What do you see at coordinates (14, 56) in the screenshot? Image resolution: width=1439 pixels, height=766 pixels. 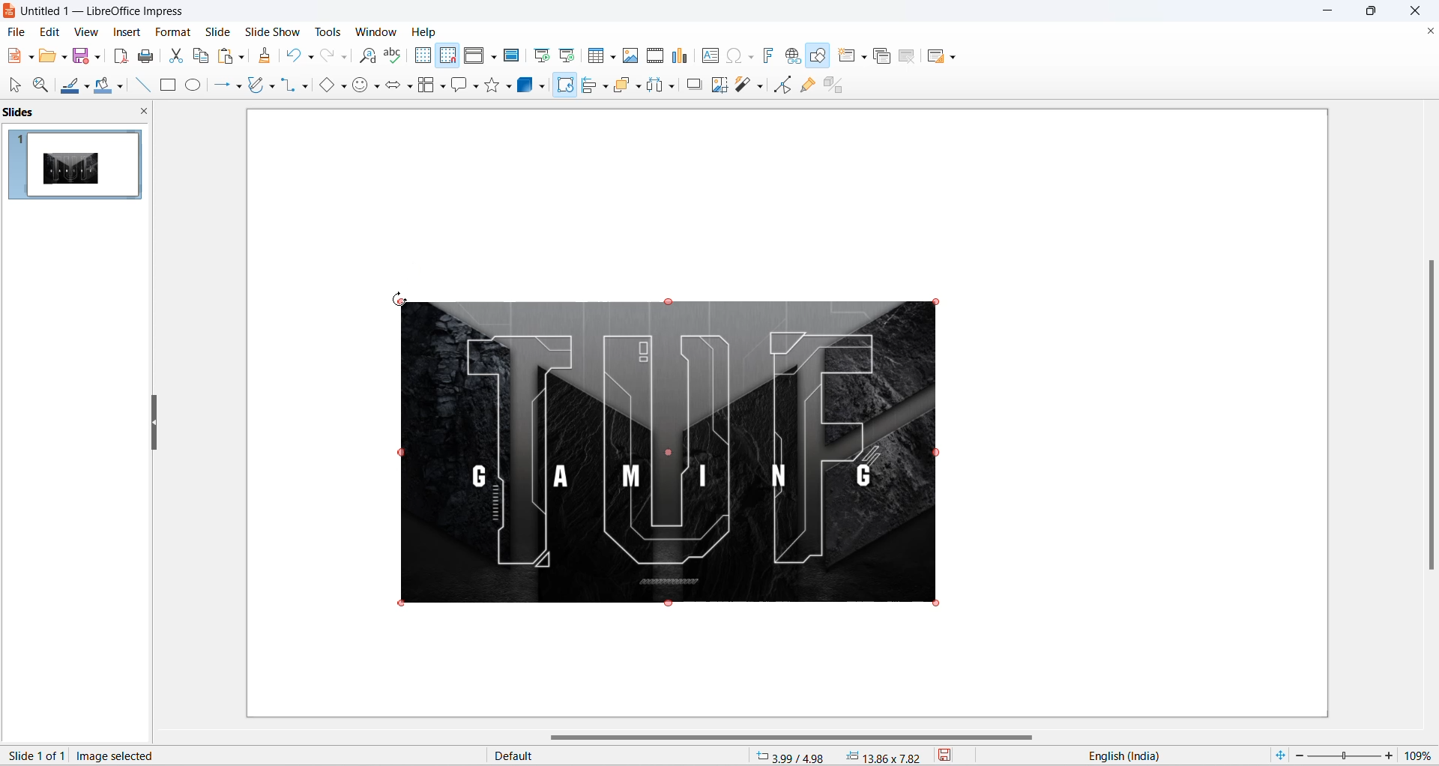 I see `new file` at bounding box center [14, 56].